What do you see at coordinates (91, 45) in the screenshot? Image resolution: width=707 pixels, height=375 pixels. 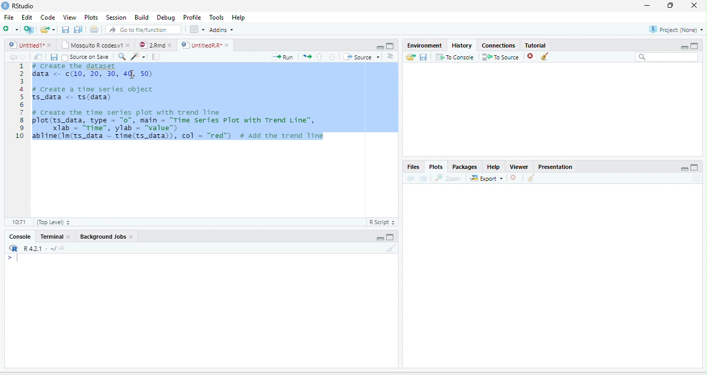 I see `Mosquito R codes.v1` at bounding box center [91, 45].